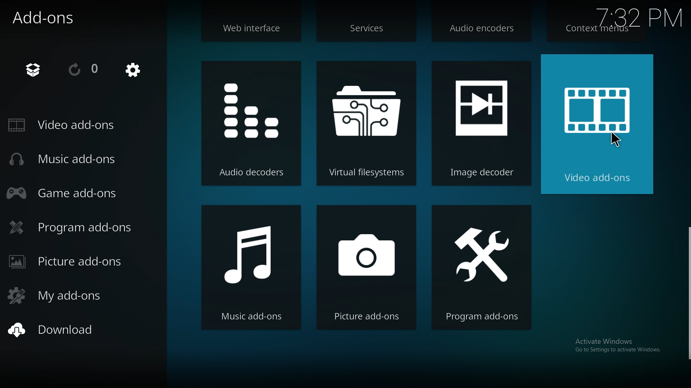 The width and height of the screenshot is (691, 388). I want to click on Date, so click(641, 15).